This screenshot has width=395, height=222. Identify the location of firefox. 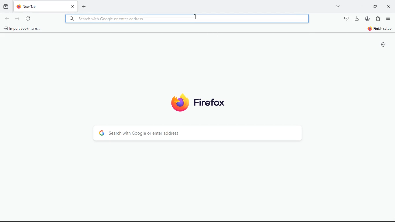
(198, 103).